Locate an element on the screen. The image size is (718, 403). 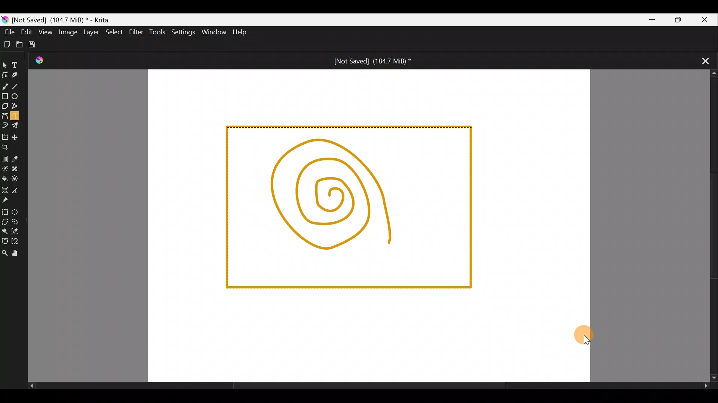
Minimize is located at coordinates (651, 20).